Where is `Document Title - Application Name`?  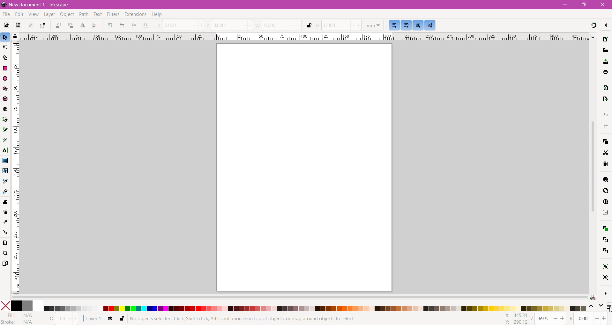 Document Title - Application Name is located at coordinates (41, 5).